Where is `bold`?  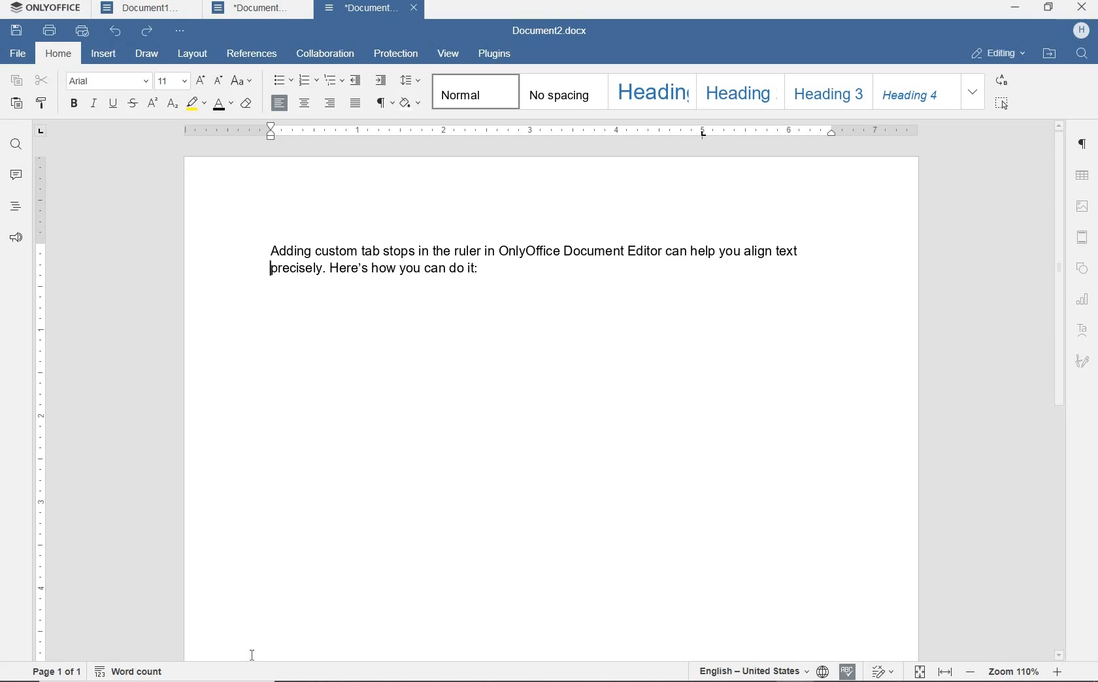 bold is located at coordinates (75, 105).